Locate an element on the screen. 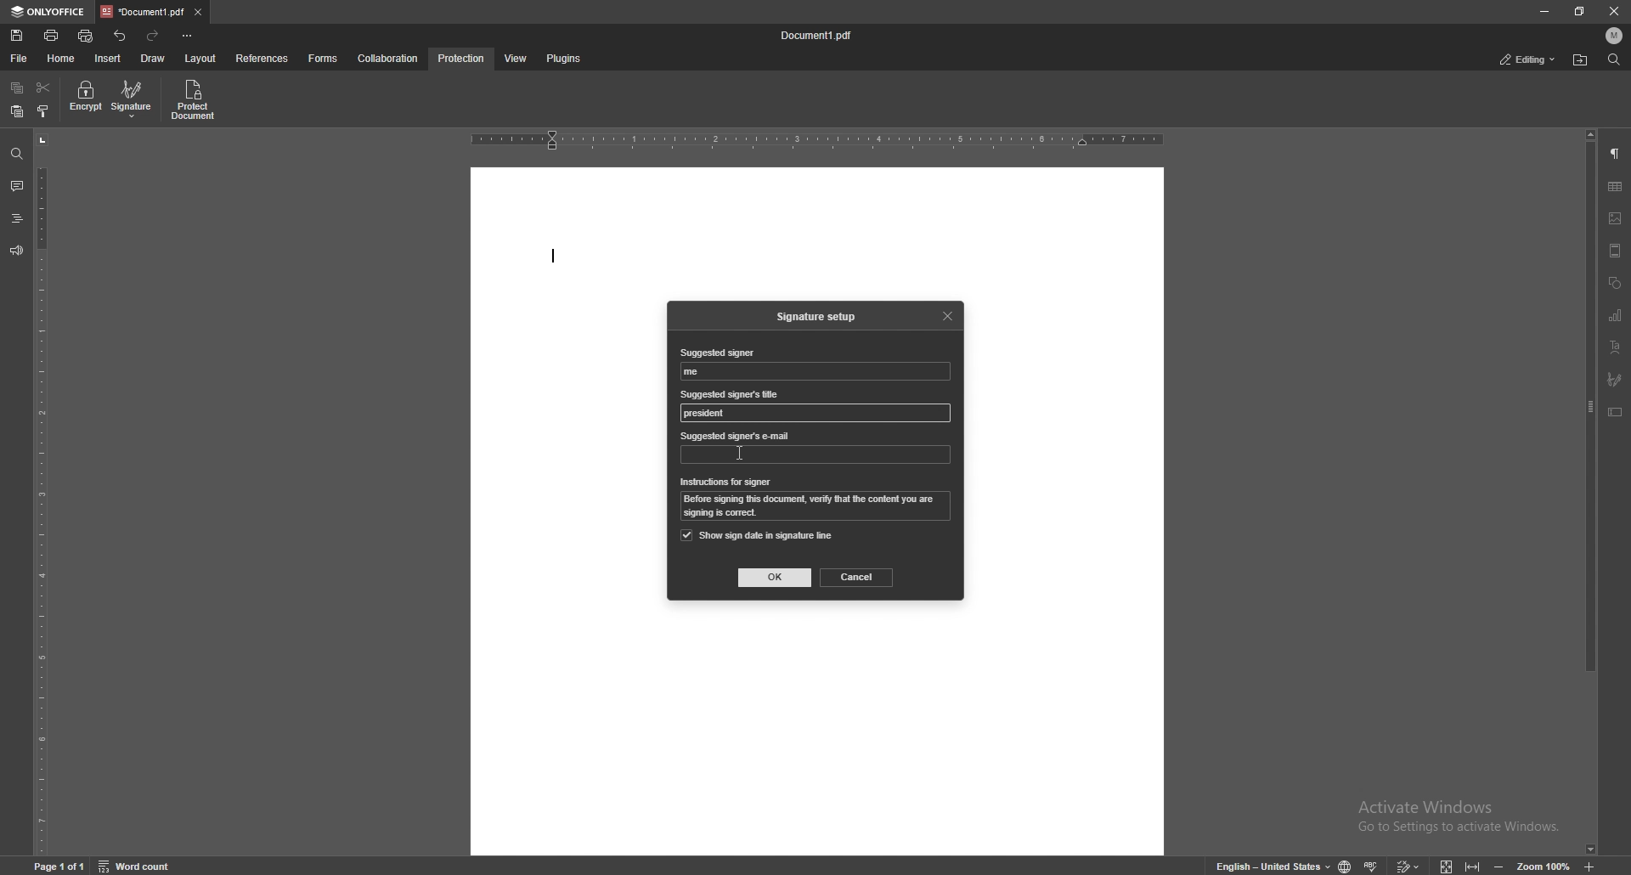 This screenshot has height=875, width=1631. close tab is located at coordinates (199, 11).